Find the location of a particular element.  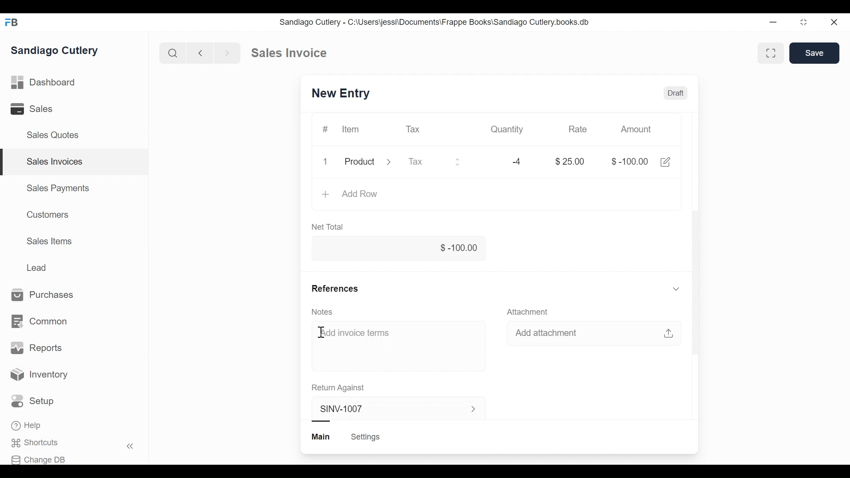

Sales Invoices is located at coordinates (55, 162).